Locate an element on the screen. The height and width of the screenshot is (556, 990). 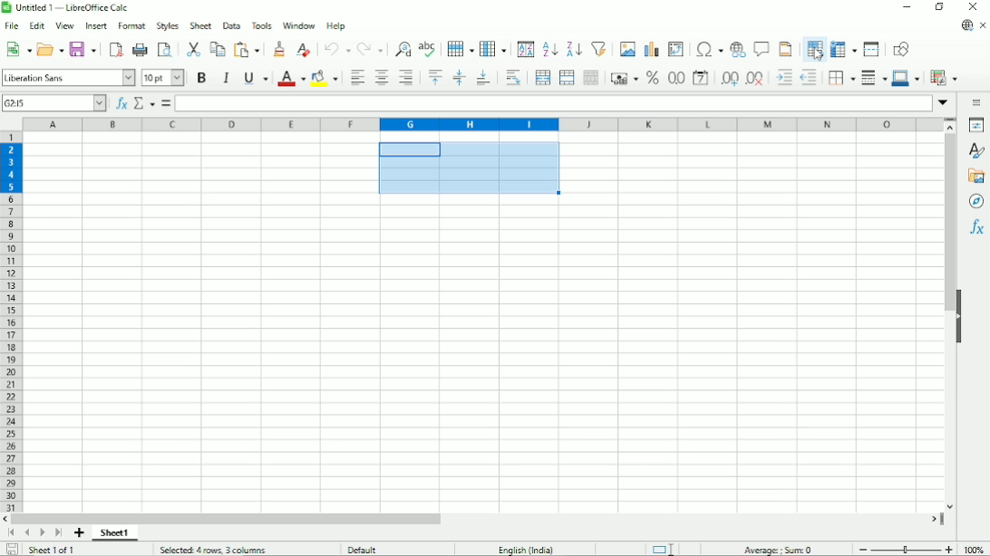
Sheet 1 of 1 is located at coordinates (53, 550).